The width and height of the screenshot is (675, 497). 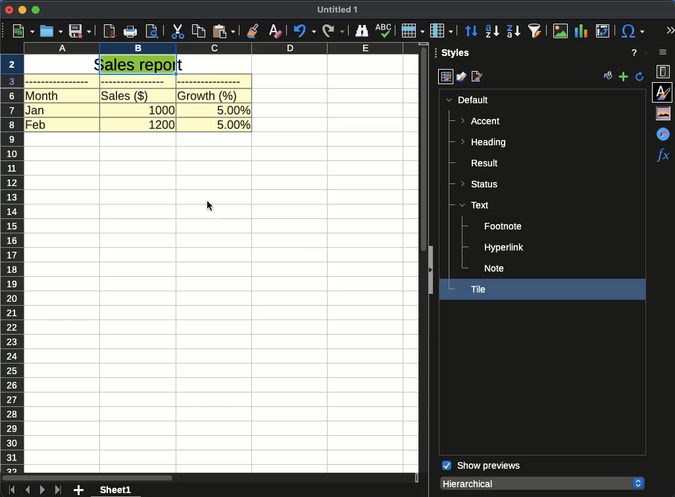 What do you see at coordinates (495, 268) in the screenshot?
I see `note` at bounding box center [495, 268].